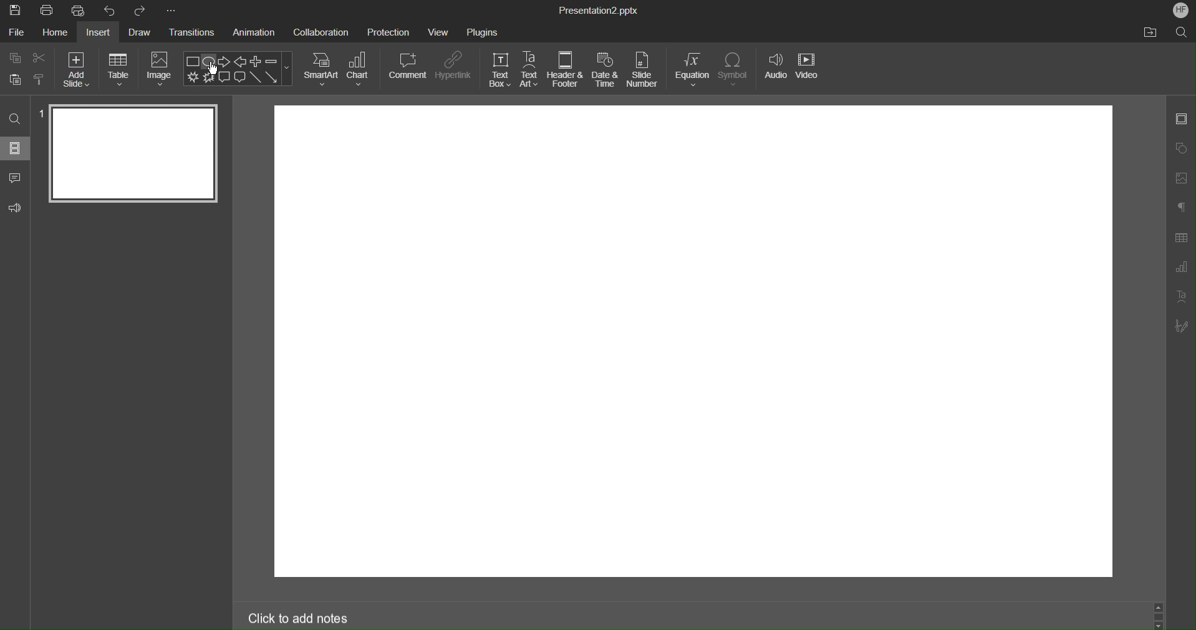 This screenshot has height=630, width=1196. I want to click on Date & Time, so click(605, 70).